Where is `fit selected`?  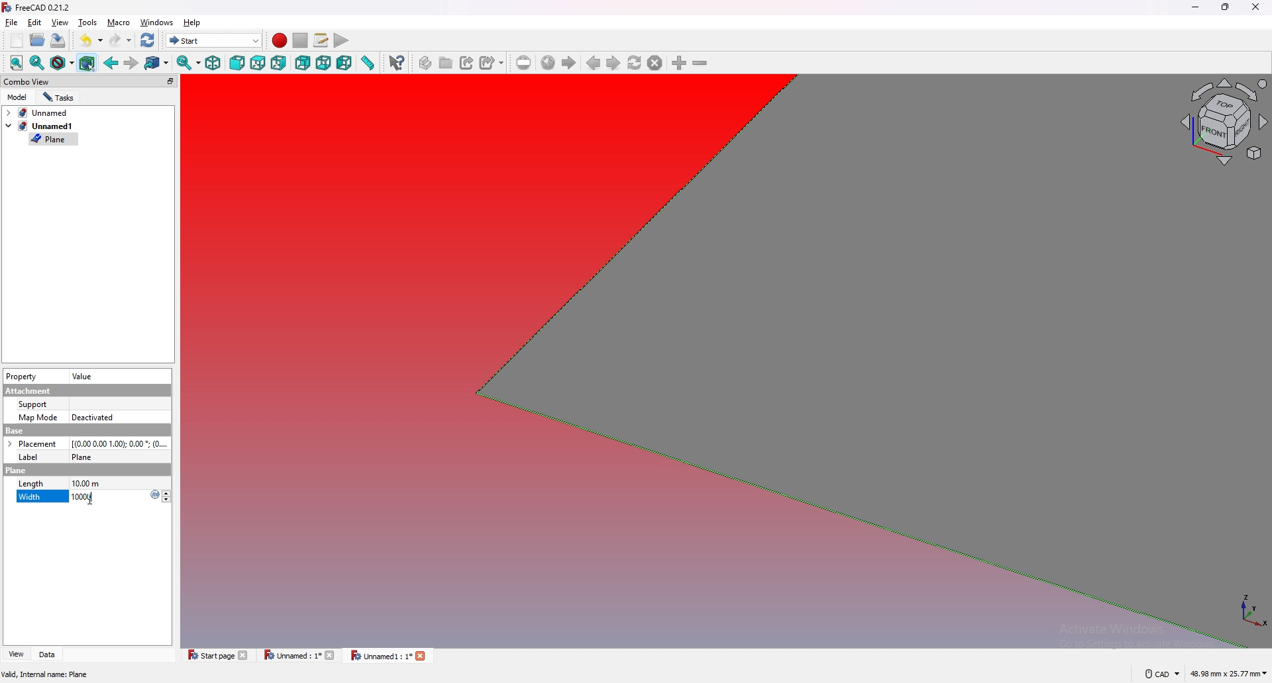 fit selected is located at coordinates (37, 63).